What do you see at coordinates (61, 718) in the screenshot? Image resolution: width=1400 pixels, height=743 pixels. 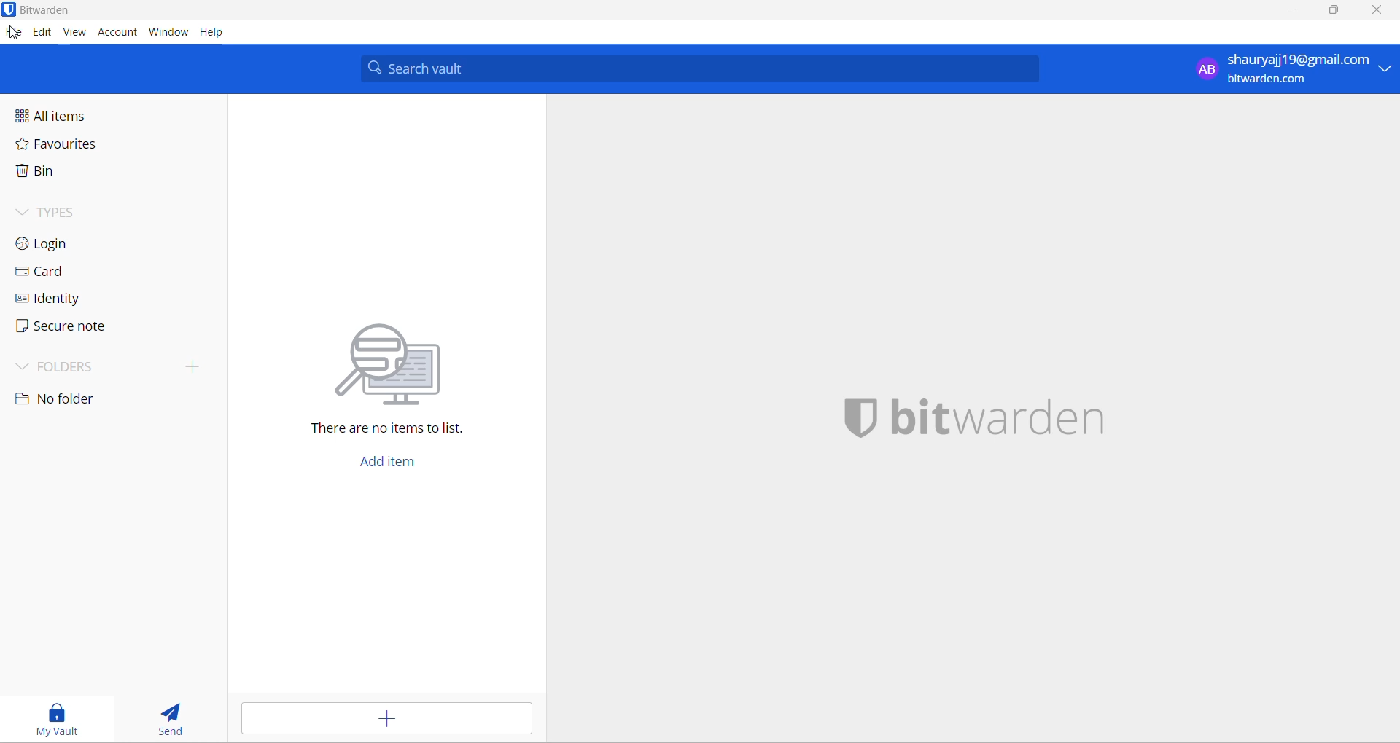 I see `my vault` at bounding box center [61, 718].